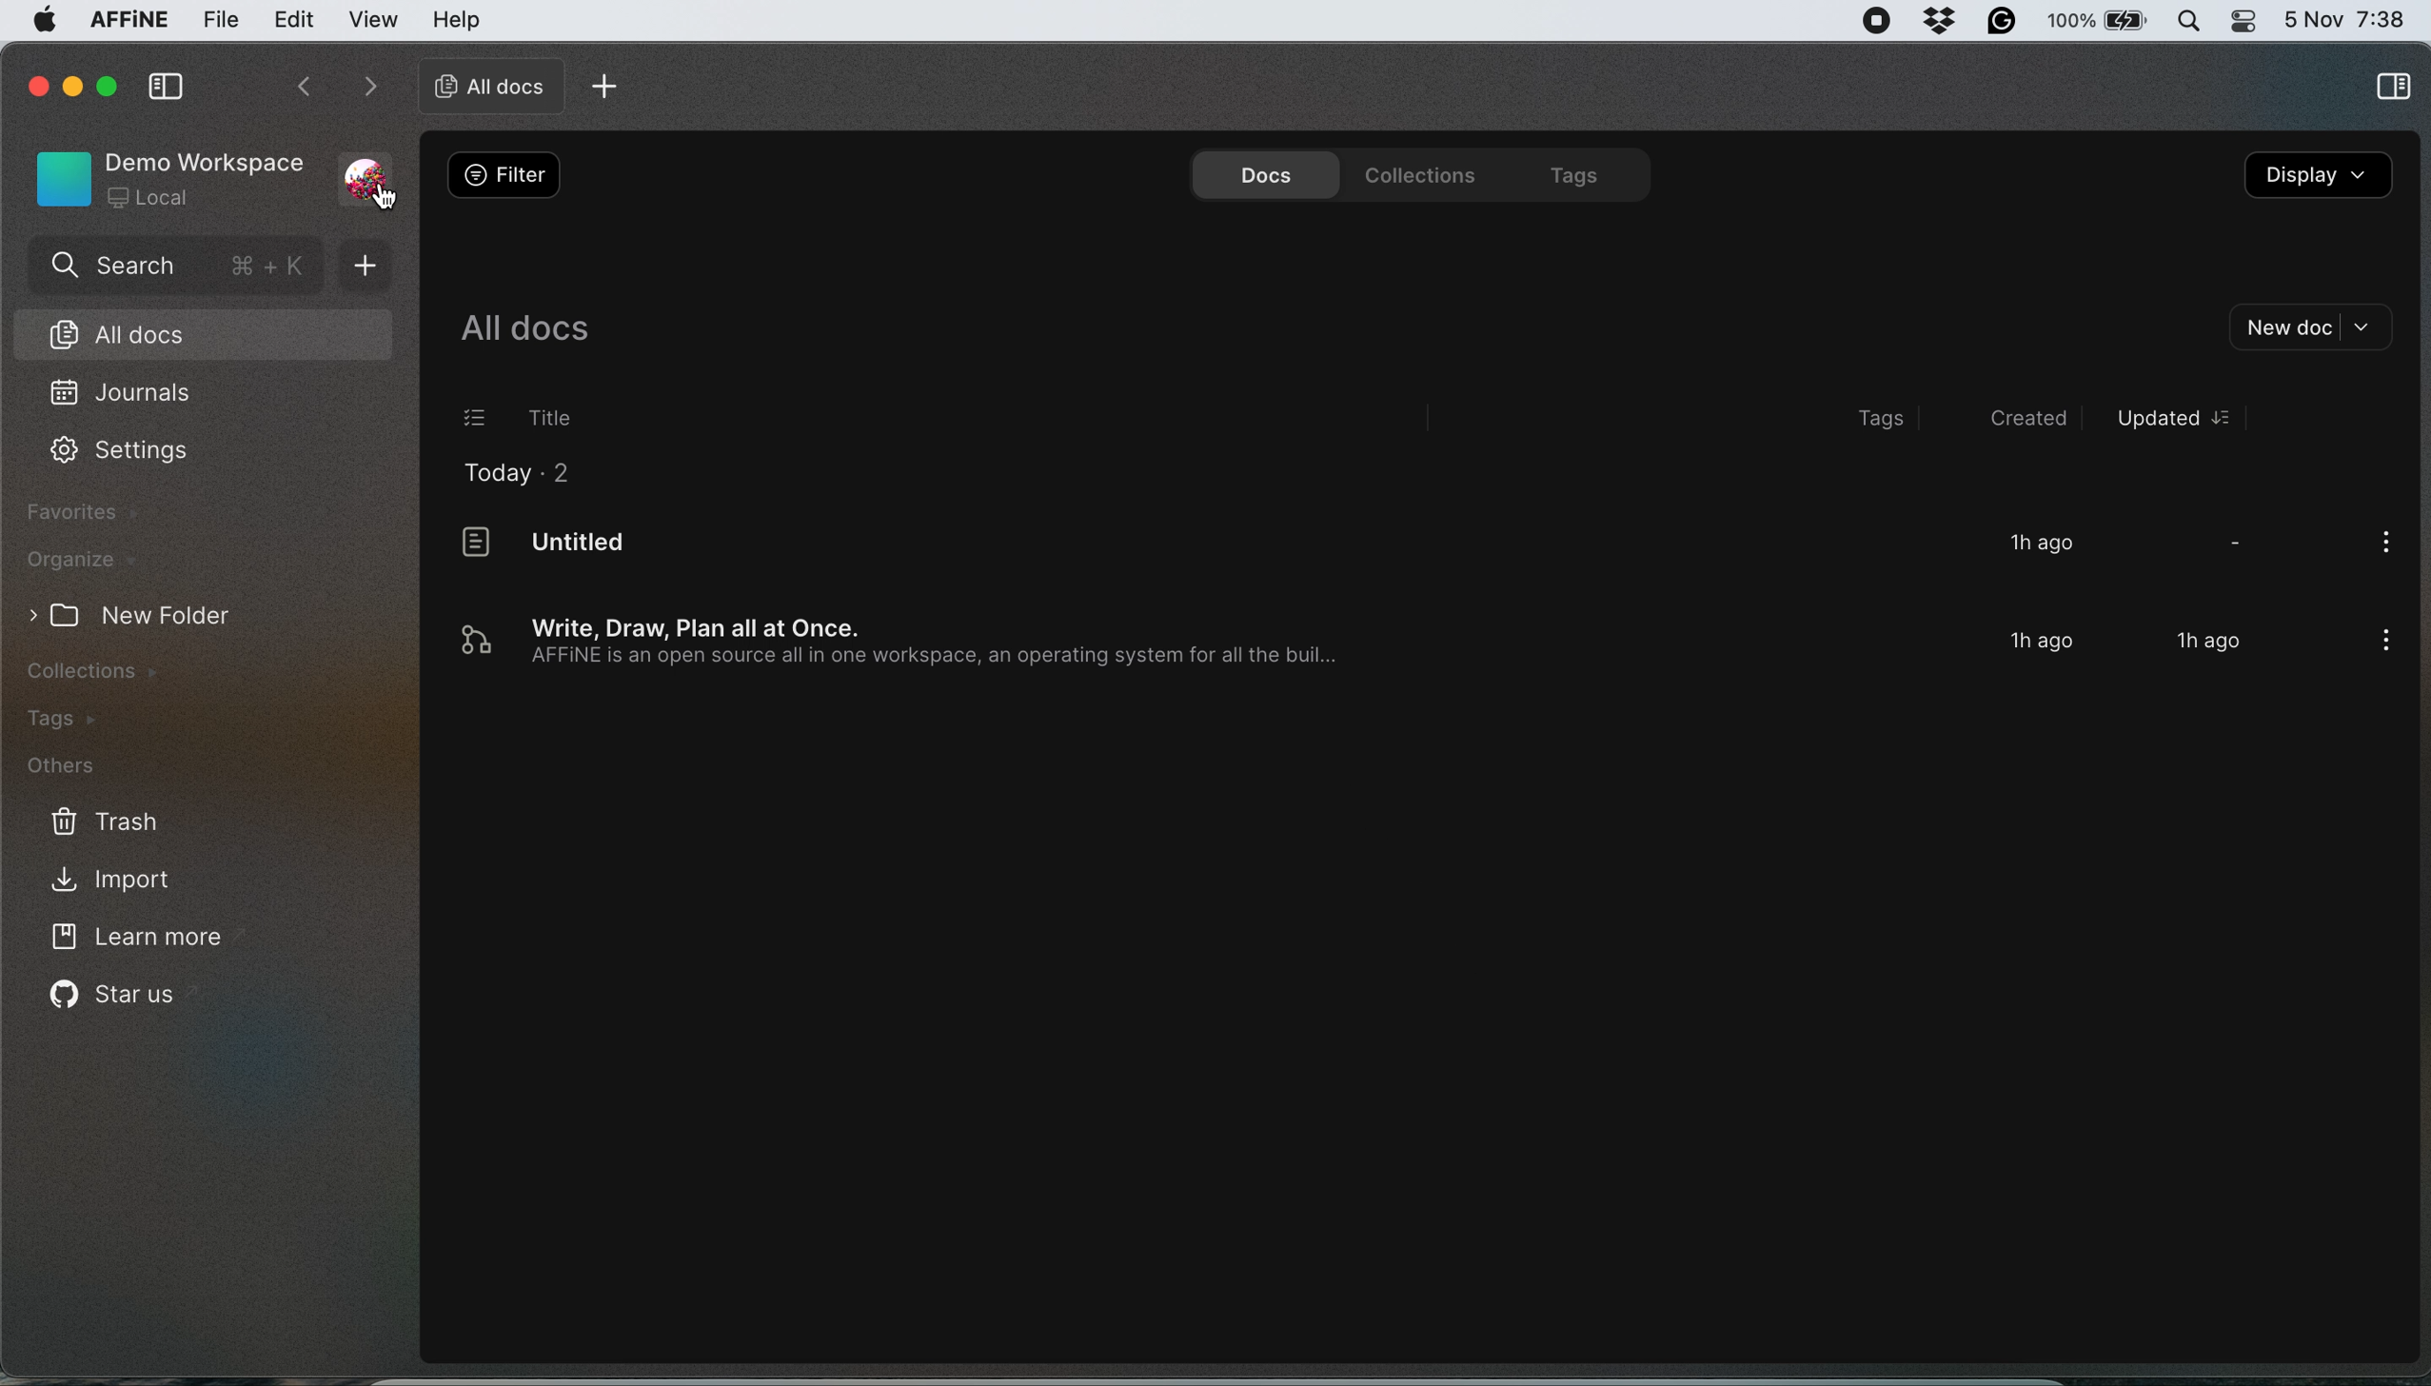 The image size is (2431, 1386). What do you see at coordinates (524, 476) in the screenshot?
I see `today` at bounding box center [524, 476].